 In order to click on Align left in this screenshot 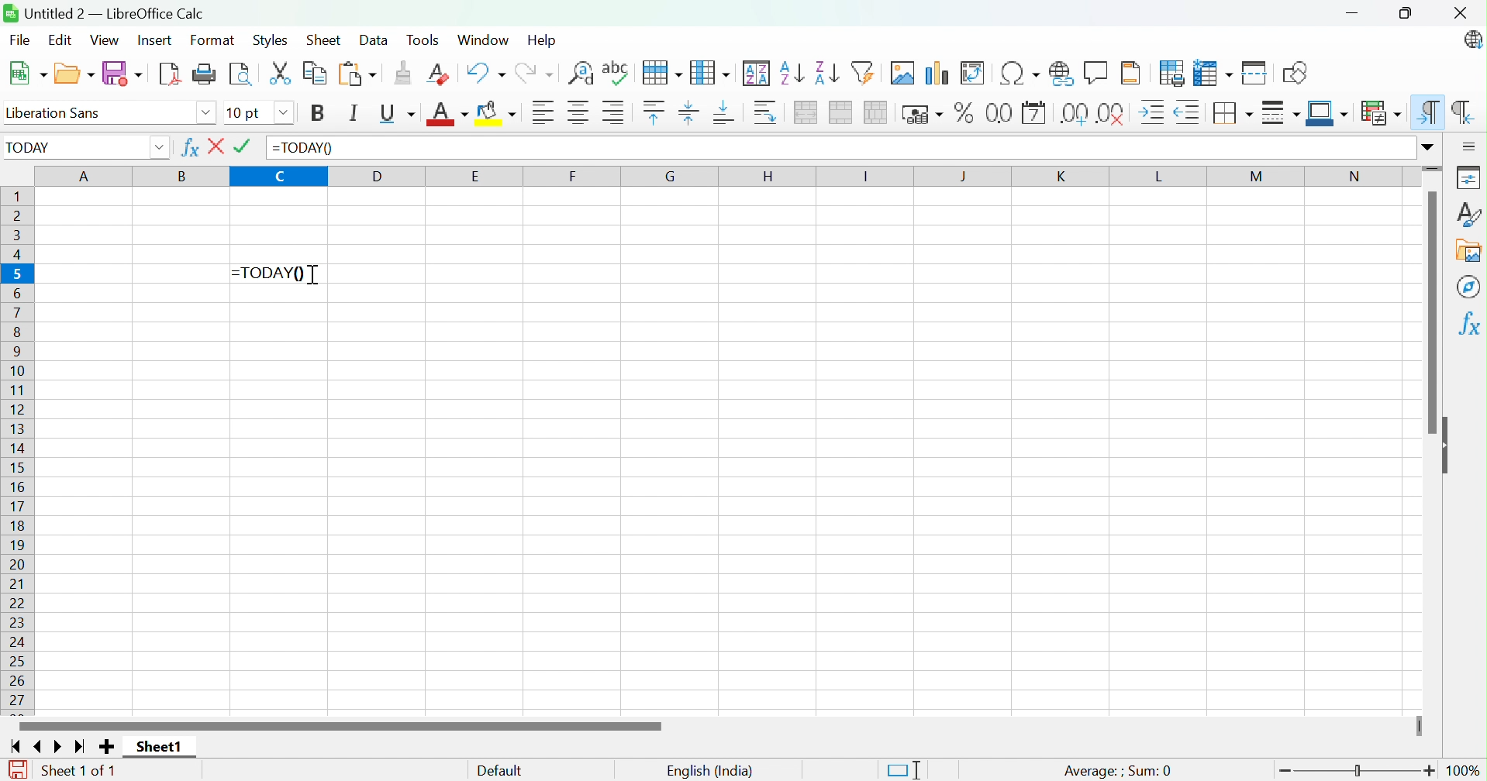, I will do `click(546, 112)`.